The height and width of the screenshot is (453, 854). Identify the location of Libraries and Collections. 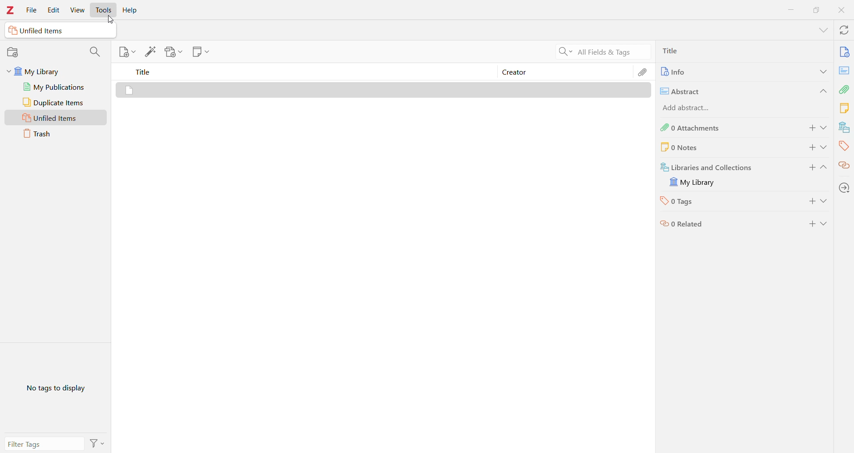
(843, 127).